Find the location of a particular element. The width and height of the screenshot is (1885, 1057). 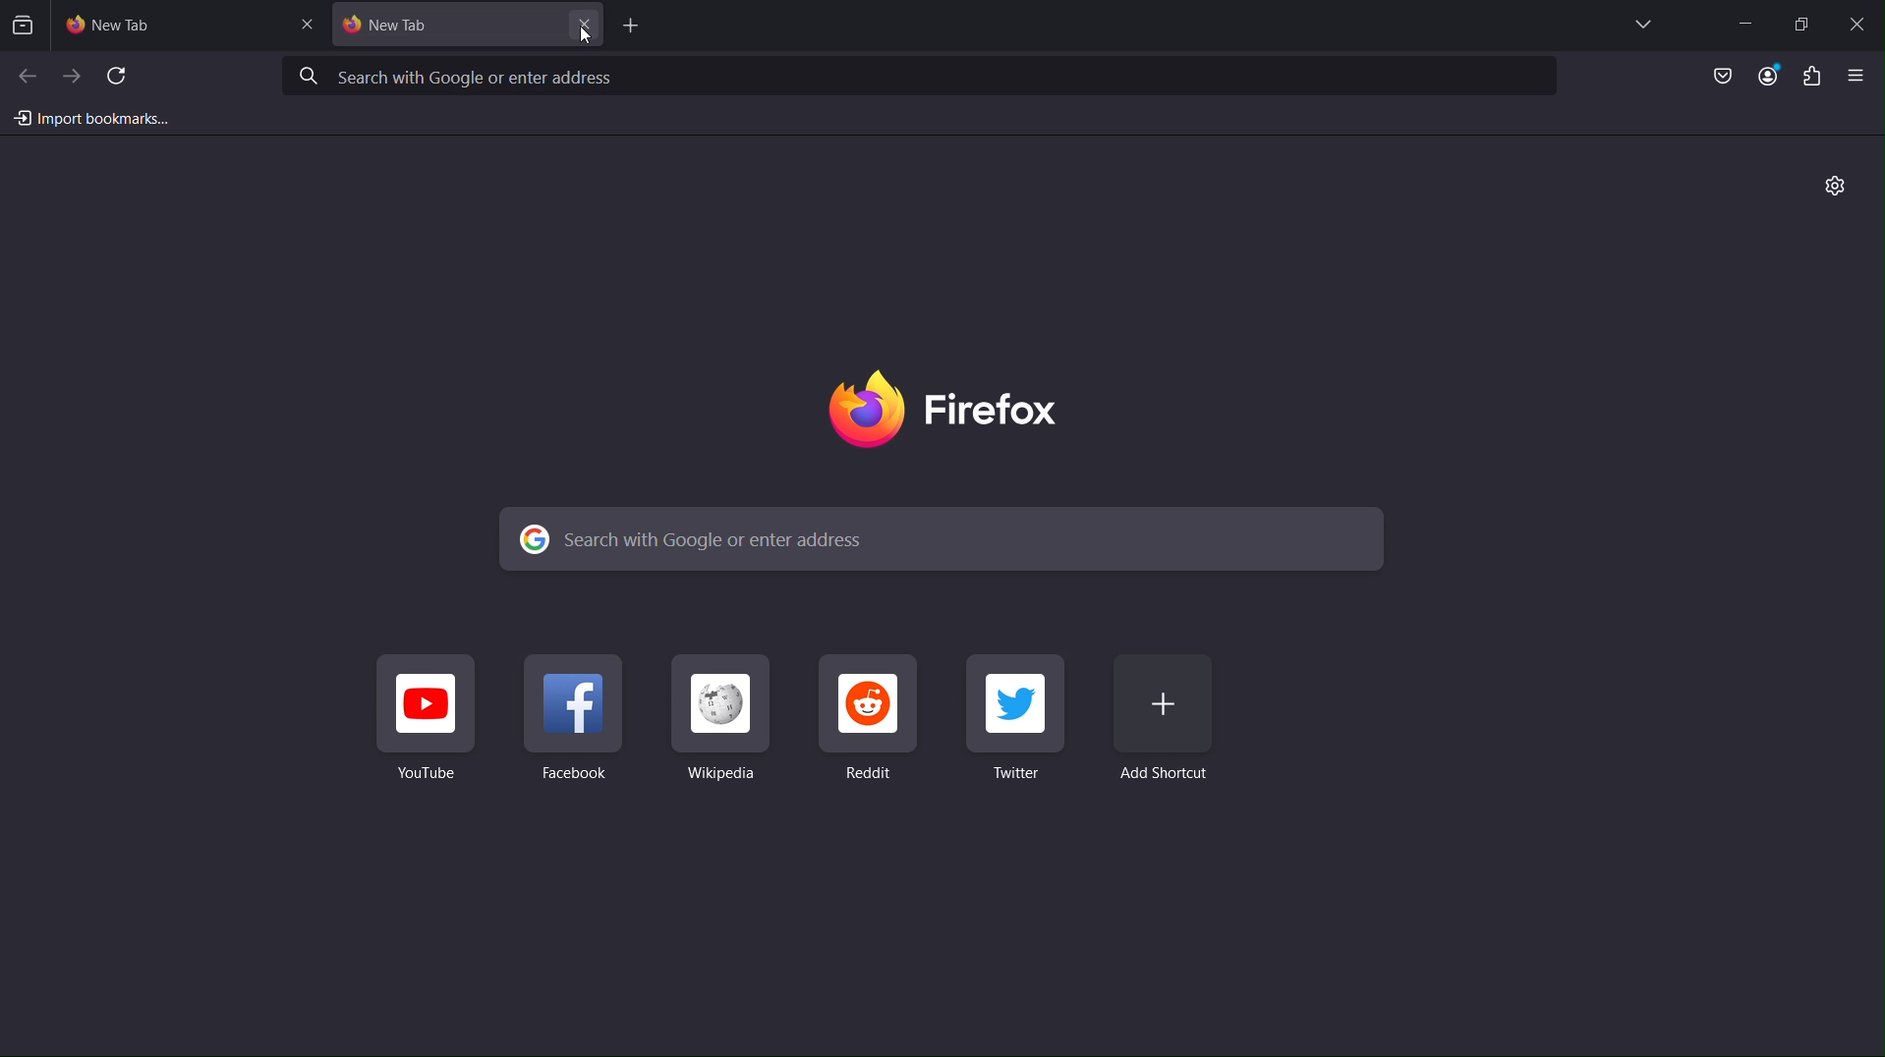

View Tabs is located at coordinates (1643, 24).